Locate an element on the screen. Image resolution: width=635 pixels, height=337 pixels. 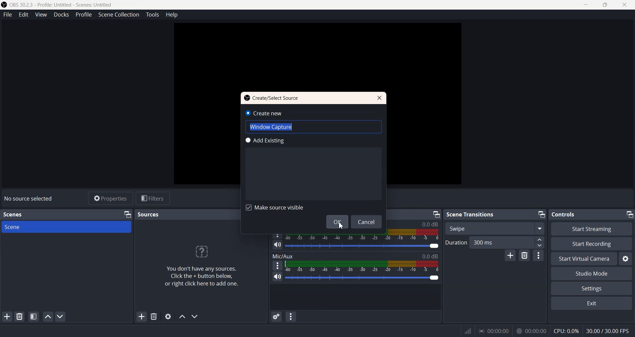
Help is located at coordinates (173, 15).